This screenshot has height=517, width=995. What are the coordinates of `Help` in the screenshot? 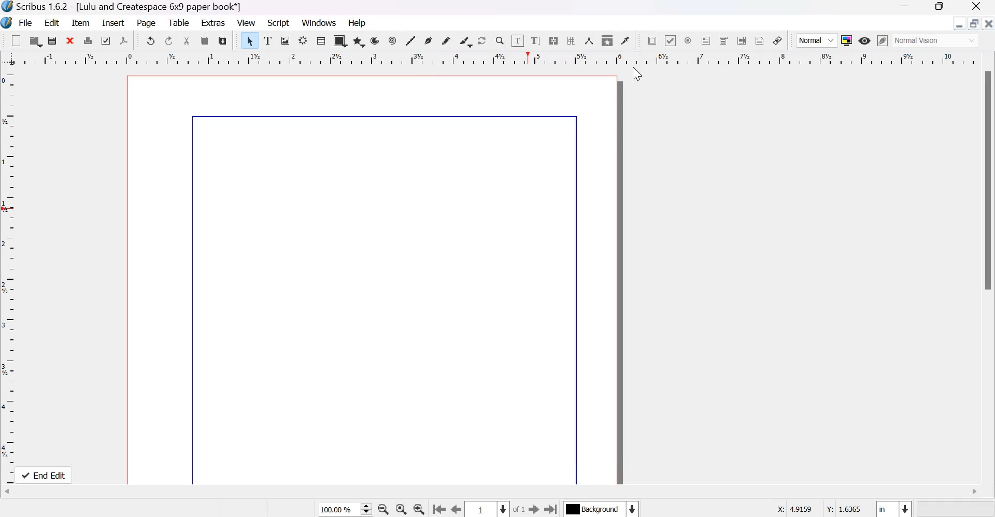 It's located at (358, 22).